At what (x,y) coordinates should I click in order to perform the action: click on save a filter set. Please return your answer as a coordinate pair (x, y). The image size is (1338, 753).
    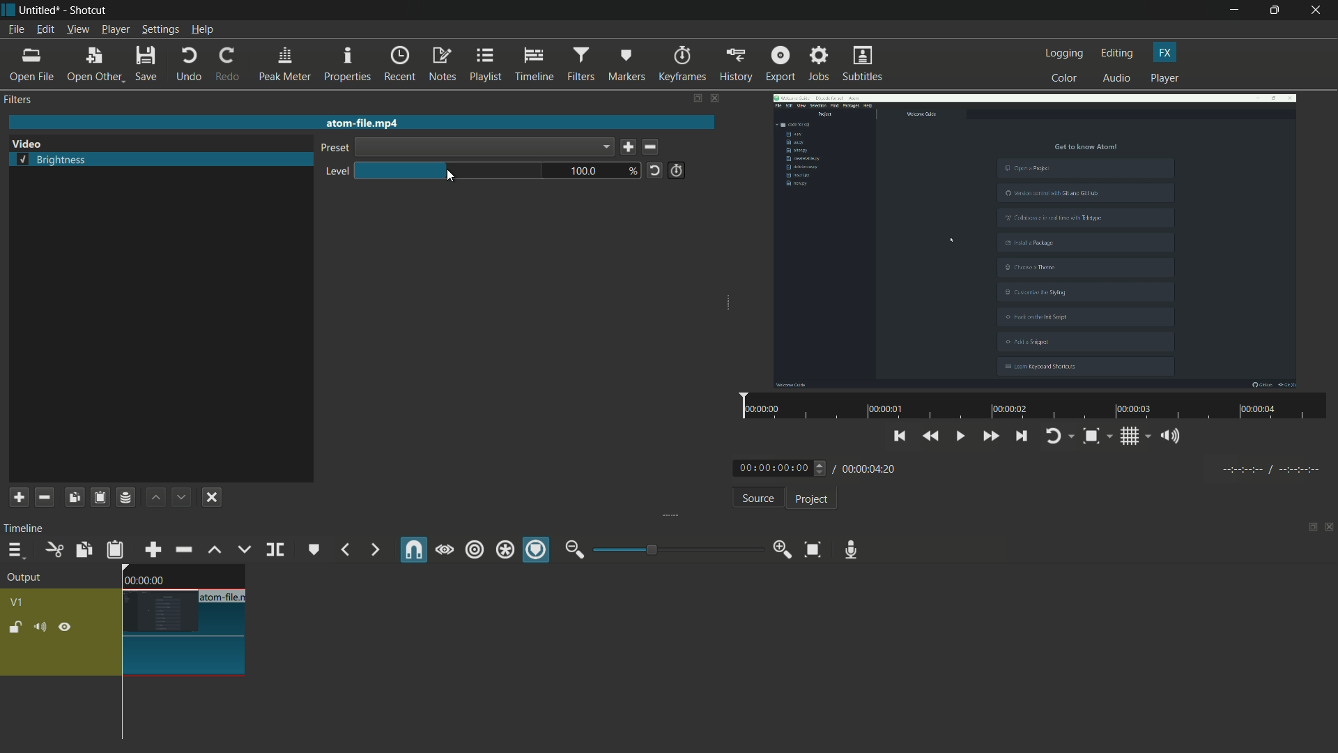
    Looking at the image, I should click on (125, 499).